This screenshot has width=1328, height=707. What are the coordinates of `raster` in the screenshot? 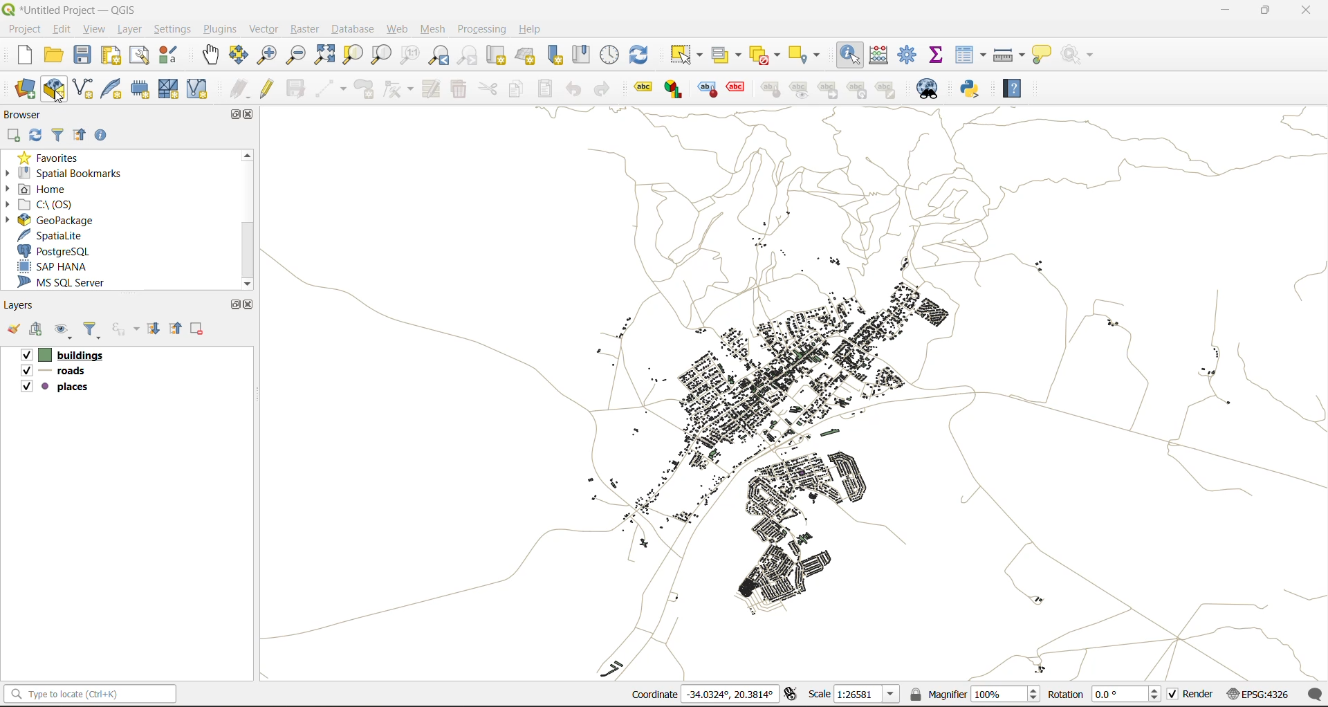 It's located at (305, 30).